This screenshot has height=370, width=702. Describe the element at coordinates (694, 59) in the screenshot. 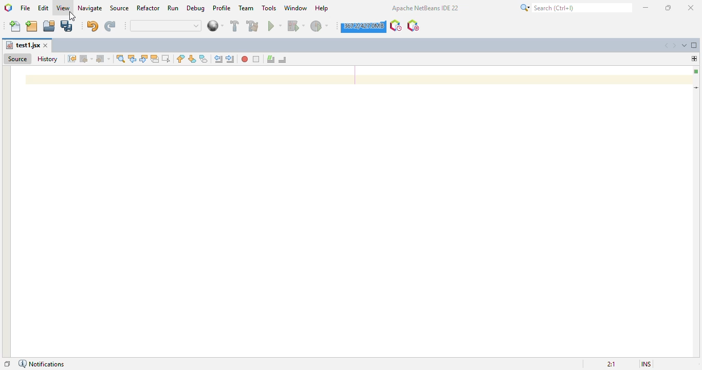

I see `drag me to split this window horizontally or vertically` at that location.